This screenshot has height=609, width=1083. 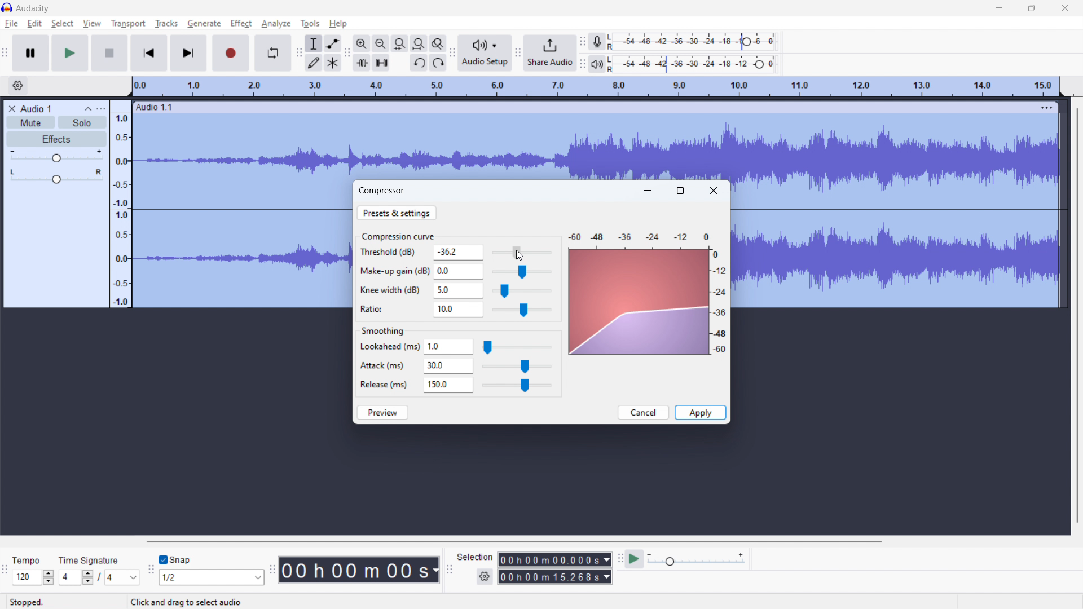 I want to click on close, so click(x=1065, y=8).